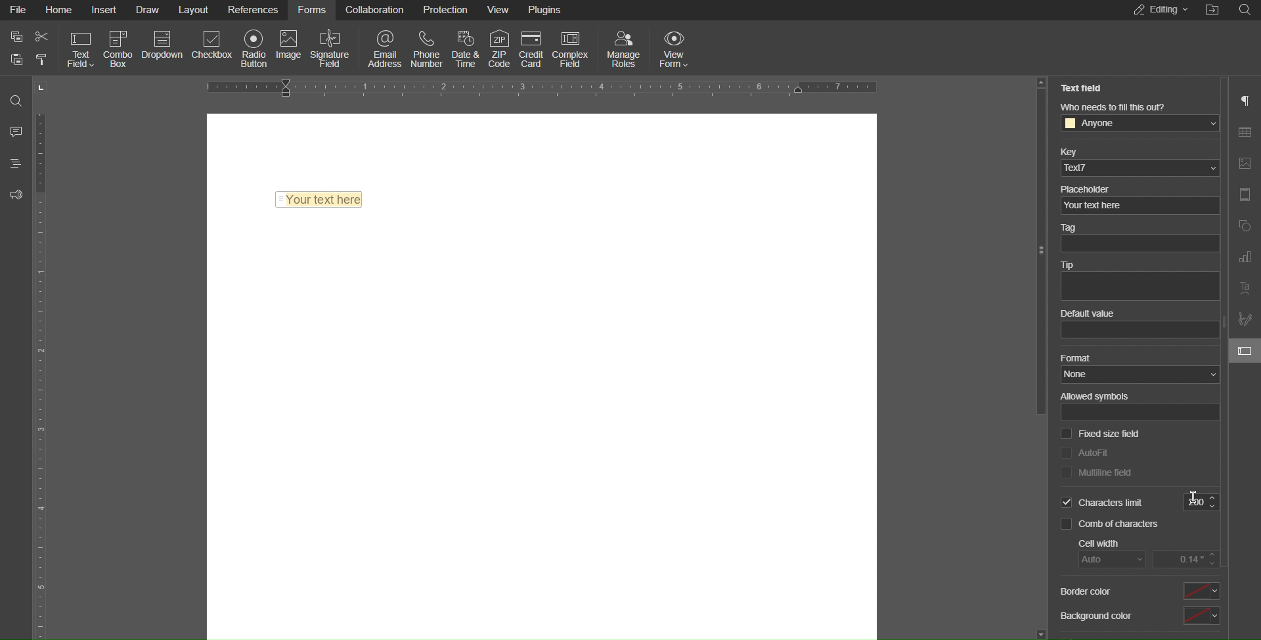  Describe the element at coordinates (1138, 325) in the screenshot. I see `Default value` at that location.